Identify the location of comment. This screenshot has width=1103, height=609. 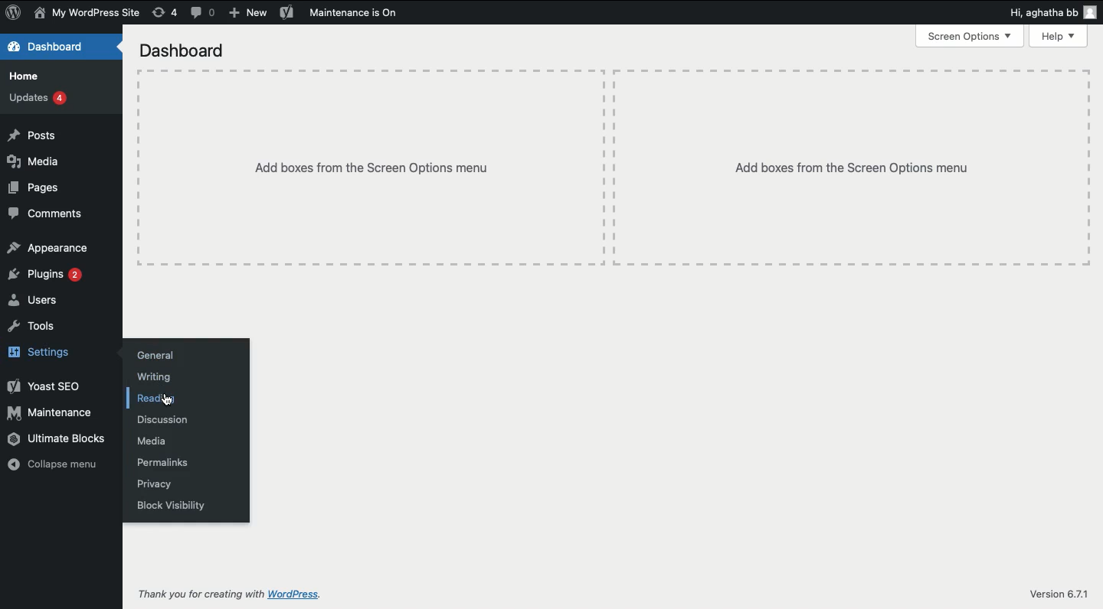
(206, 14).